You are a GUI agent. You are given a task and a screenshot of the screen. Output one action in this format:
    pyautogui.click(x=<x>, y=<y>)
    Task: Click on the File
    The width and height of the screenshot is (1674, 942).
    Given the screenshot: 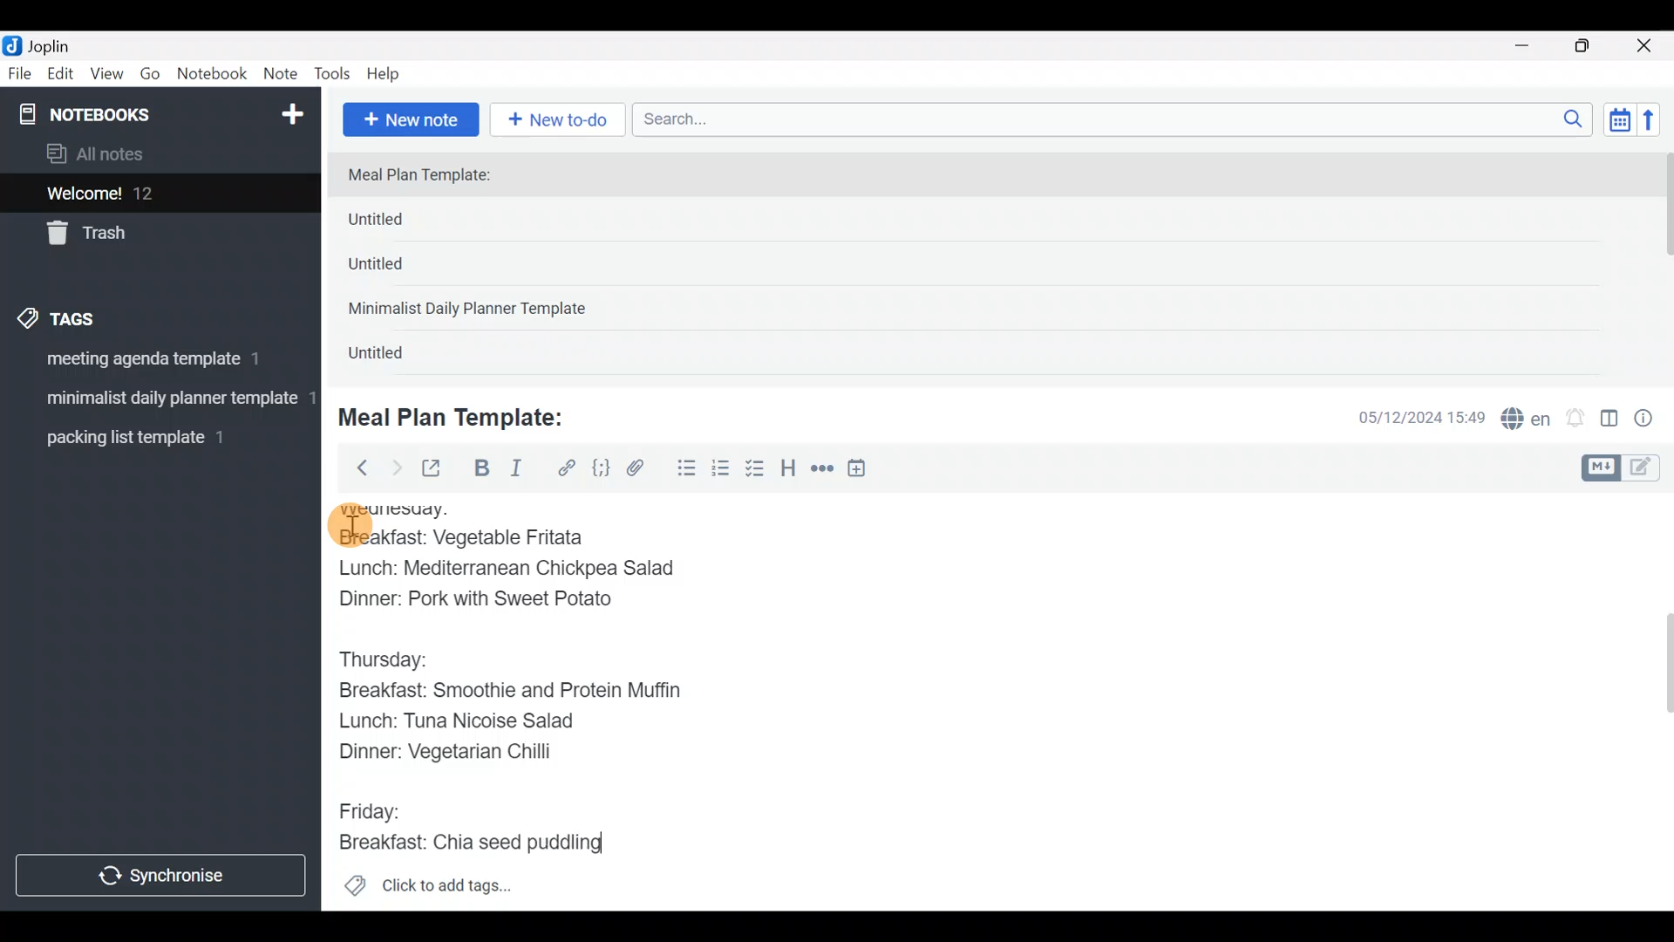 What is the action you would take?
    pyautogui.click(x=21, y=74)
    